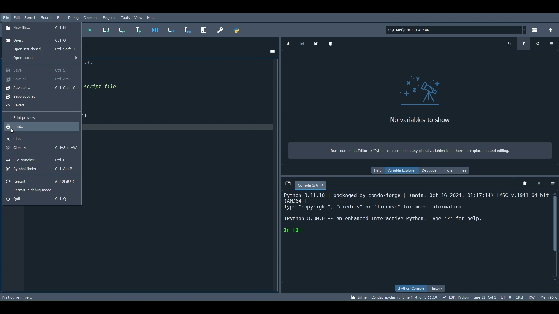  What do you see at coordinates (449, 172) in the screenshot?
I see `Plots` at bounding box center [449, 172].